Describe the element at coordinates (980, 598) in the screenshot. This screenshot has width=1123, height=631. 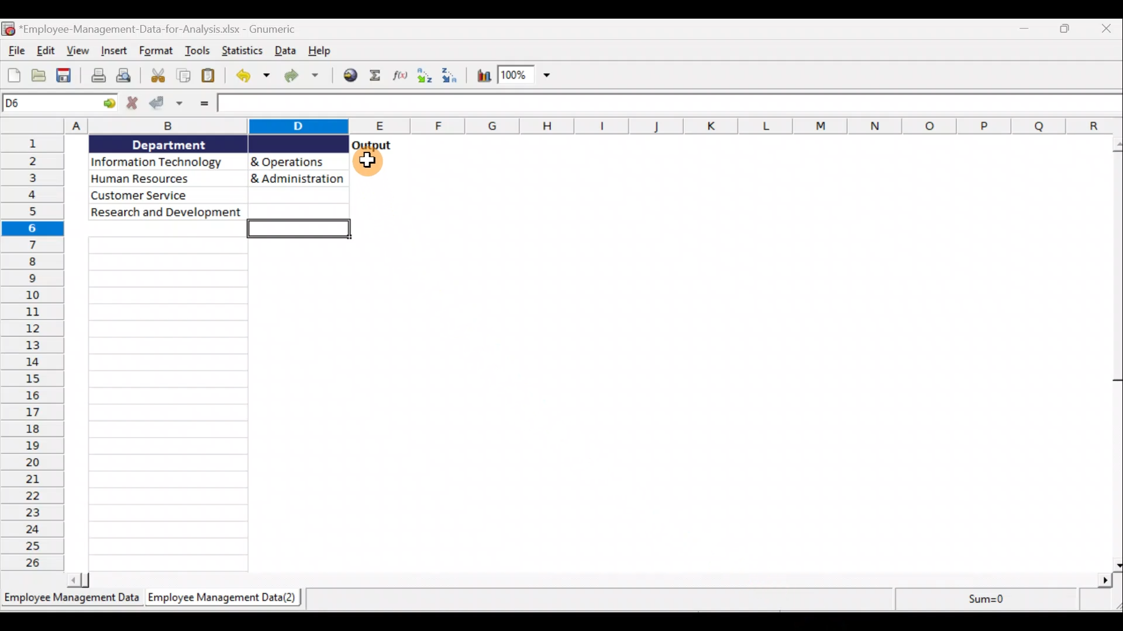
I see `Statistics` at that location.